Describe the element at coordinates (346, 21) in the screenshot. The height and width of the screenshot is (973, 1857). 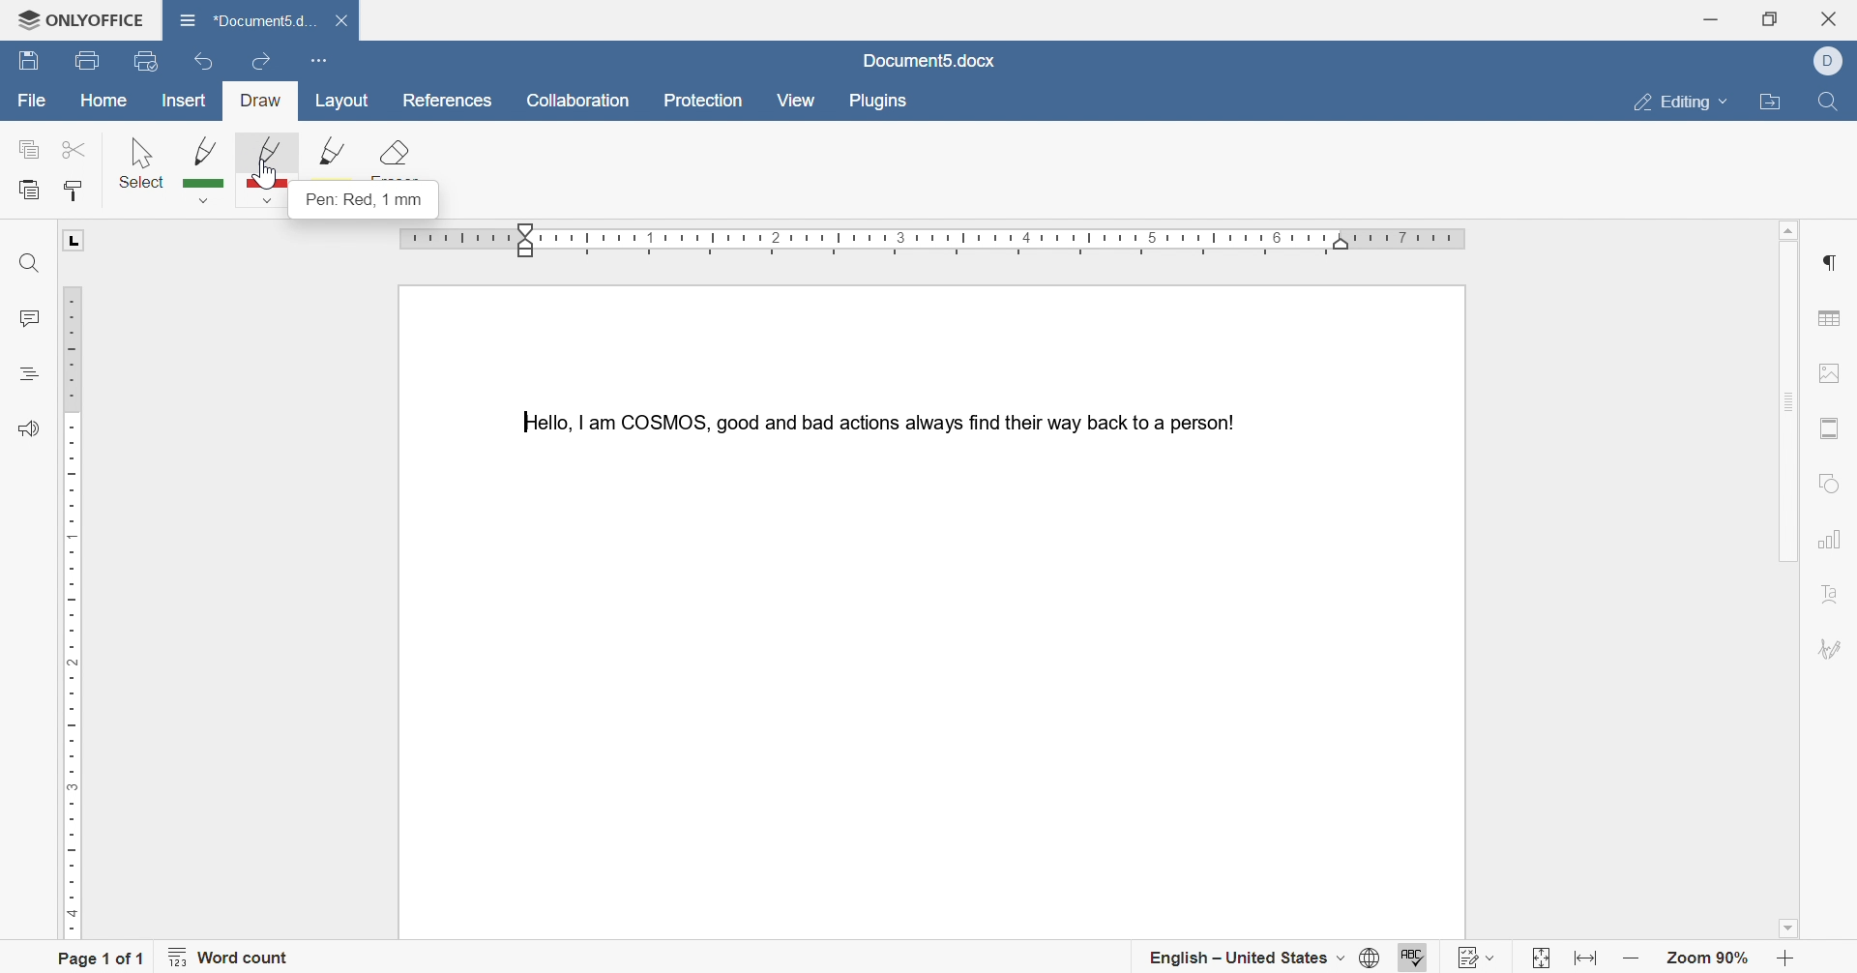
I see `close` at that location.